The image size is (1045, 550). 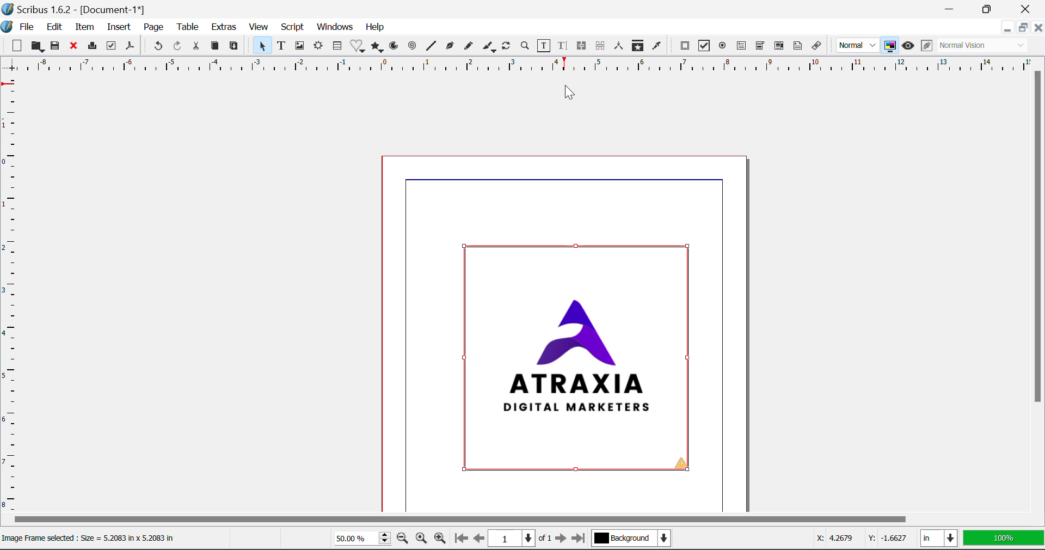 I want to click on Unlink Text Frames, so click(x=600, y=46).